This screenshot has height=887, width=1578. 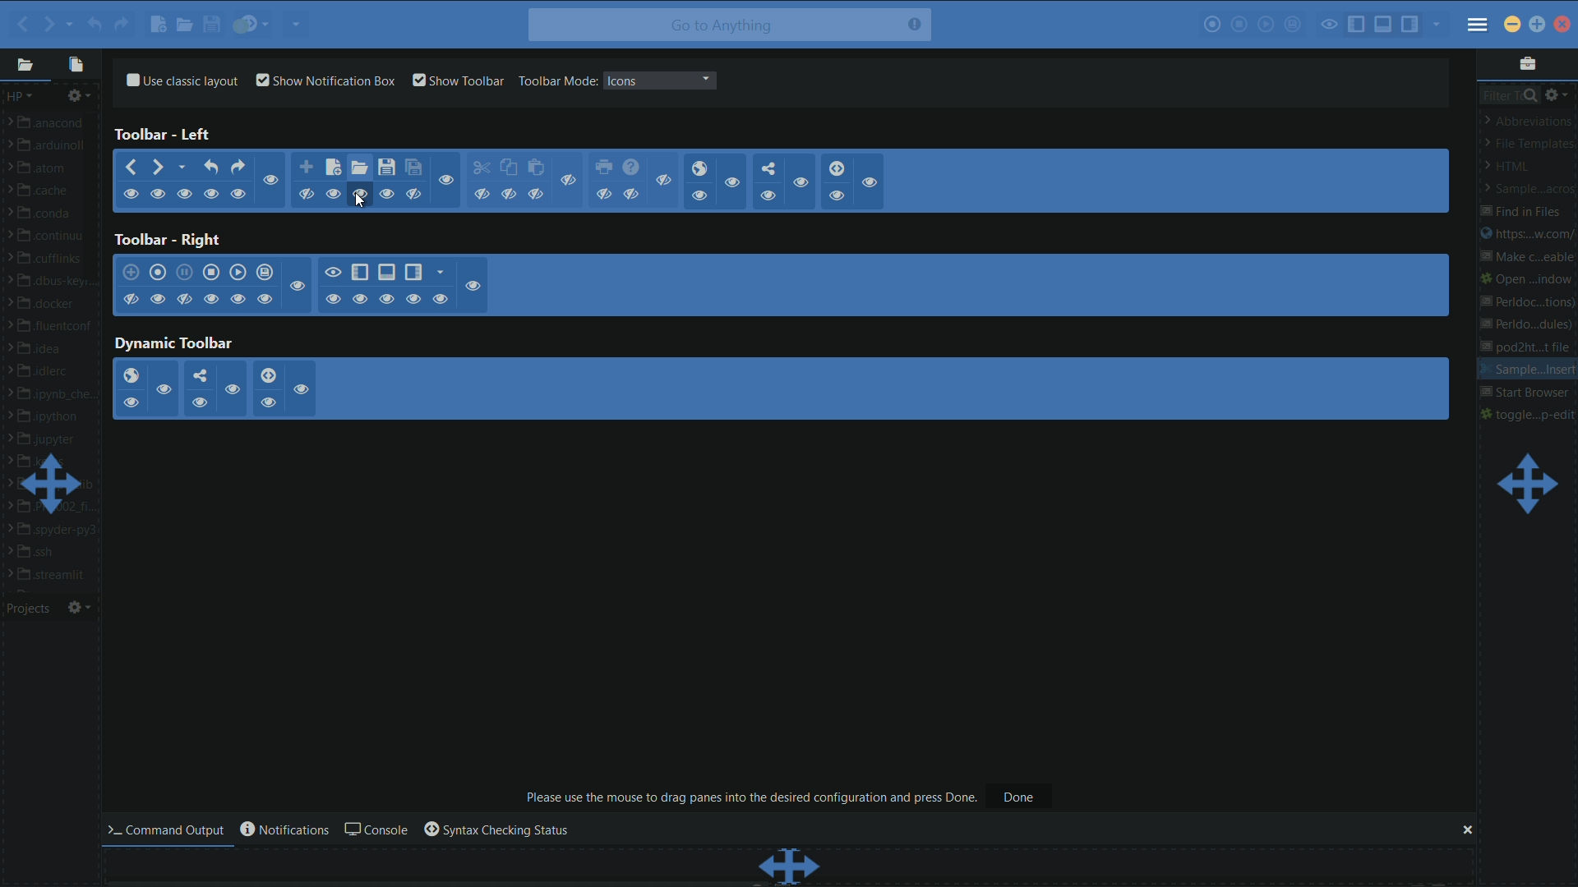 I want to click on show/hide, so click(x=699, y=195).